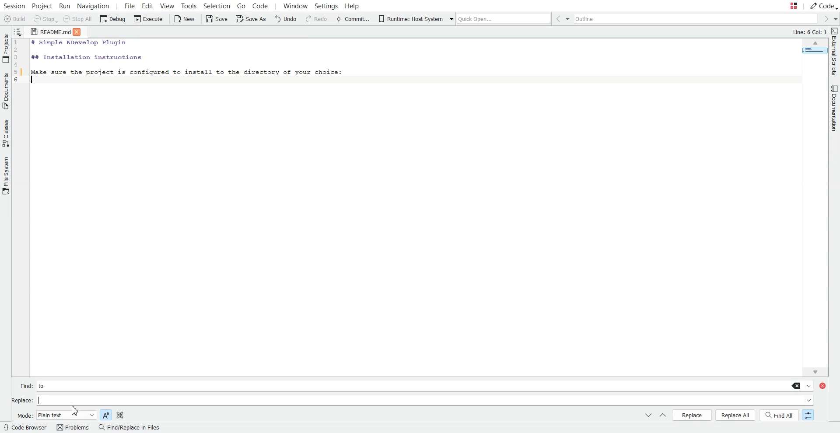  Describe the element at coordinates (824, 386) in the screenshot. I see `Close Window` at that location.